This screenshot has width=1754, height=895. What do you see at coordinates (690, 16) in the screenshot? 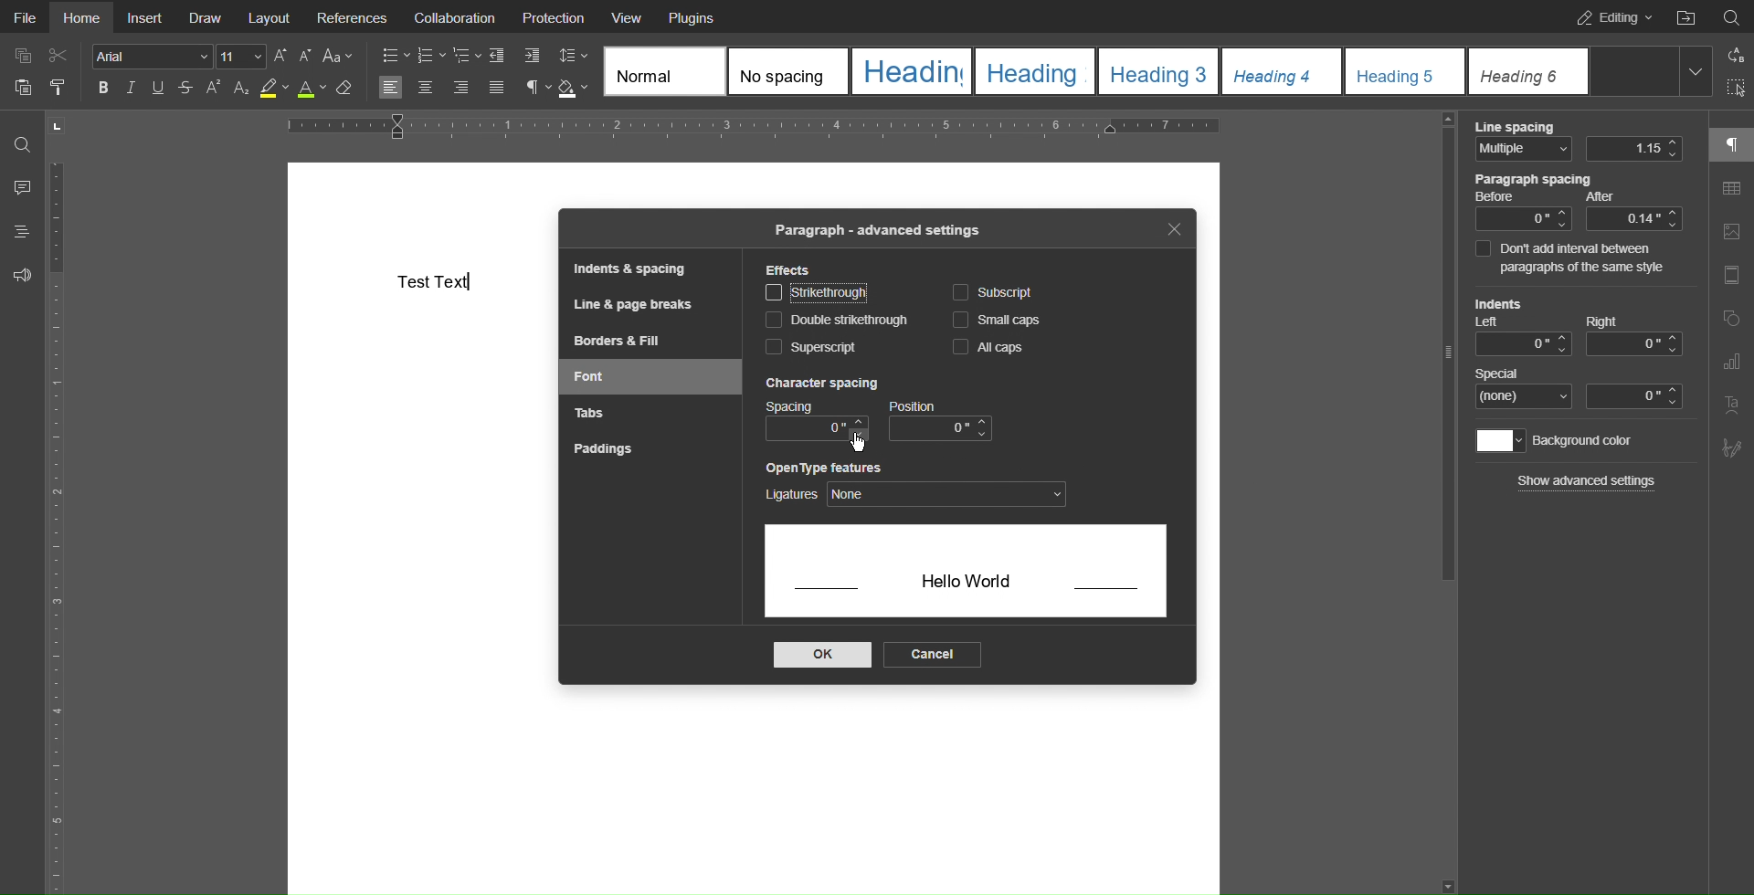
I see `Plugins` at bounding box center [690, 16].